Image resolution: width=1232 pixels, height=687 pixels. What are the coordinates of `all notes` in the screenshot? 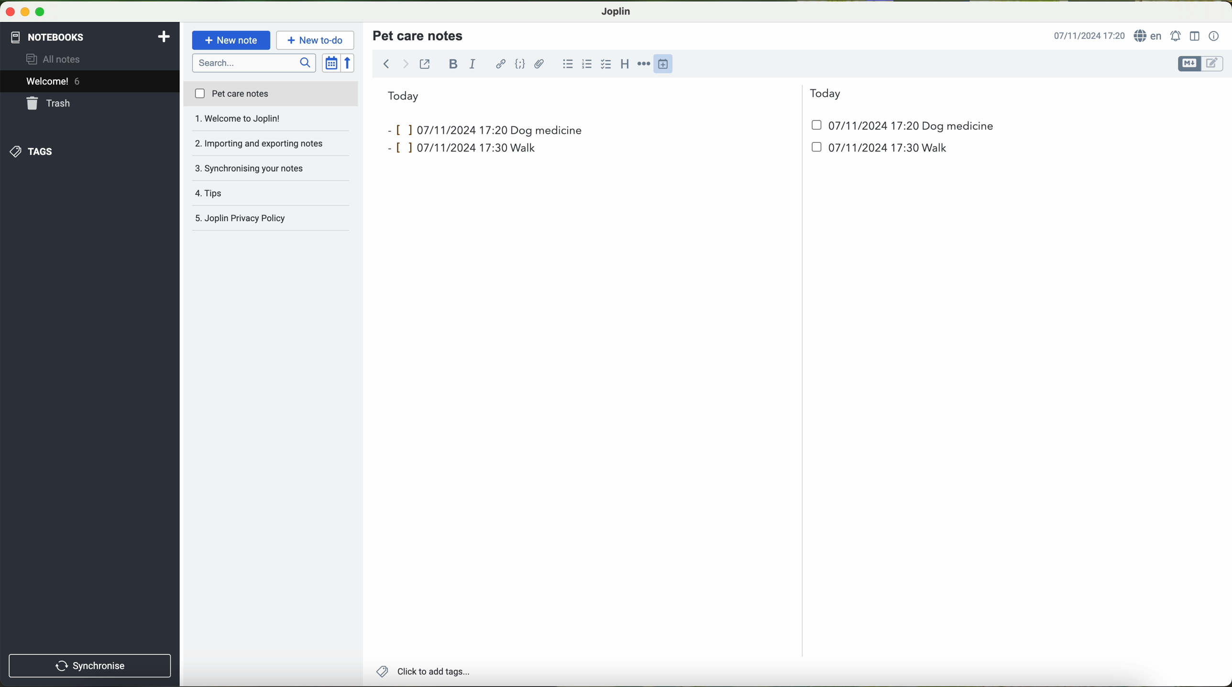 It's located at (56, 60).